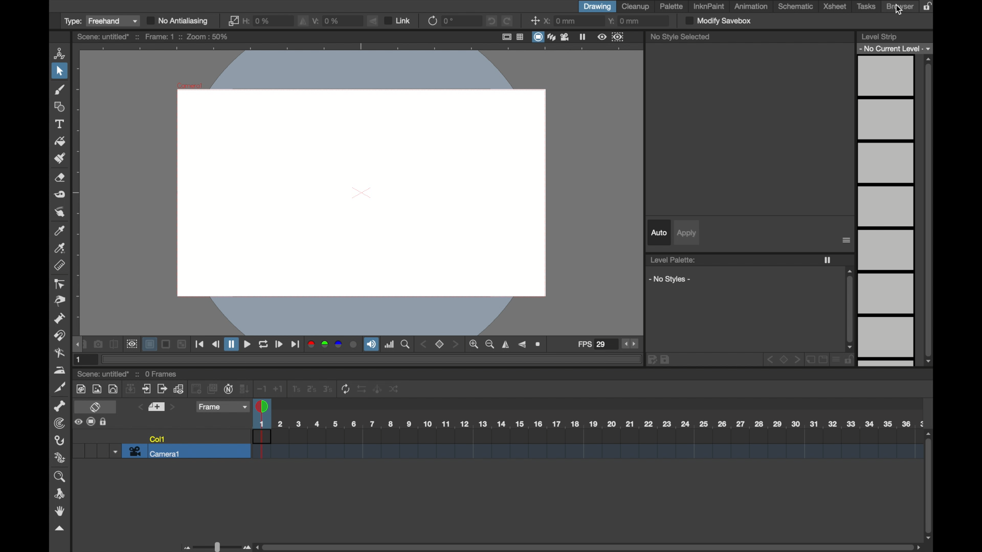 Image resolution: width=982 pixels, height=552 pixels. What do you see at coordinates (183, 344) in the screenshot?
I see `minimize` at bounding box center [183, 344].